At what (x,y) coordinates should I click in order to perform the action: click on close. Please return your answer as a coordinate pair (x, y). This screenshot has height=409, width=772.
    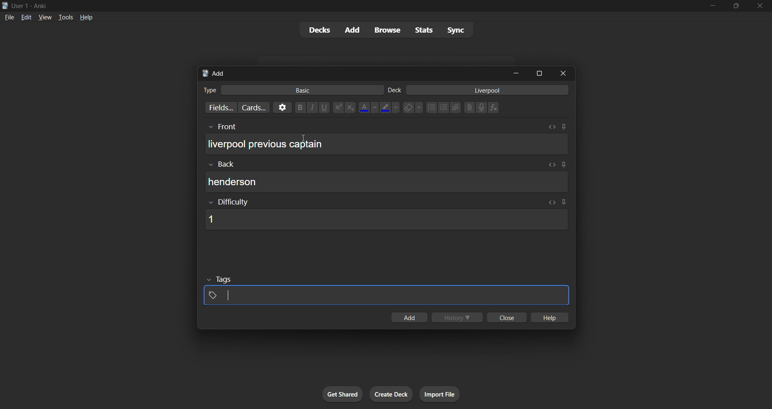
    Looking at the image, I should click on (760, 6).